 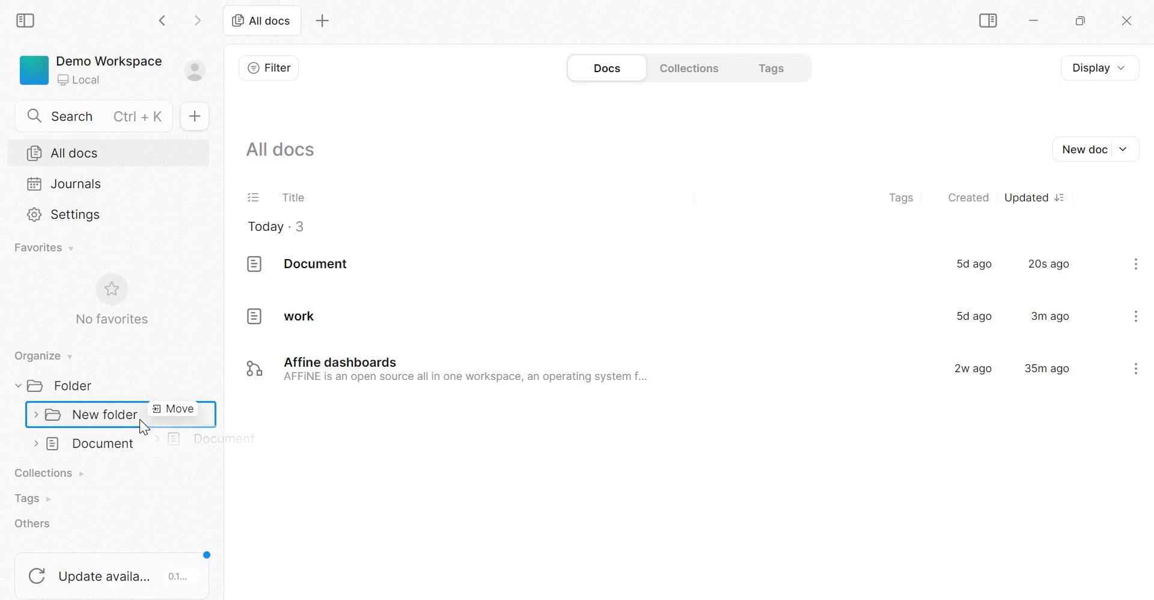 I want to click on All docs, so click(x=64, y=153).